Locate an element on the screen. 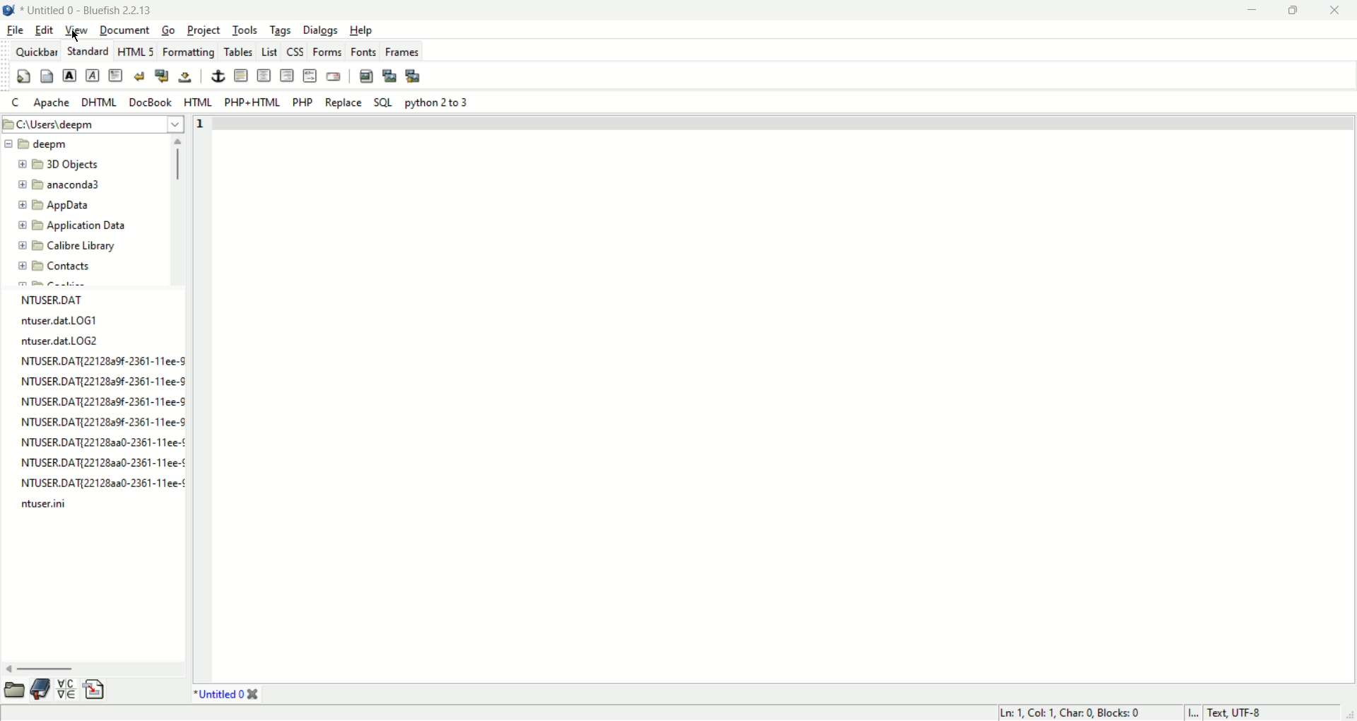 The height and width of the screenshot is (721, 1357). tags is located at coordinates (281, 30).